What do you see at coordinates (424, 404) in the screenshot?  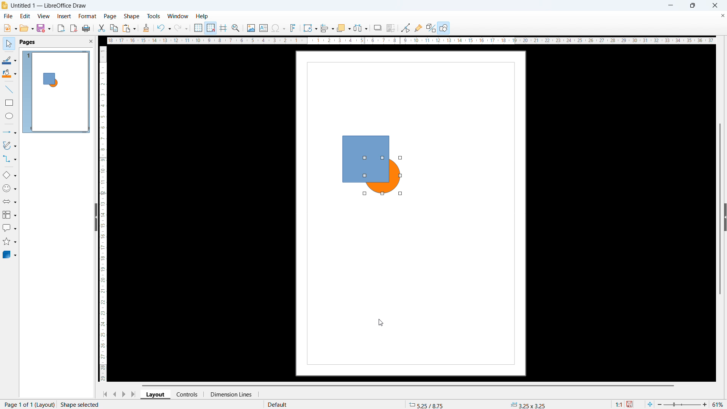 I see `cursor coordinates` at bounding box center [424, 404].